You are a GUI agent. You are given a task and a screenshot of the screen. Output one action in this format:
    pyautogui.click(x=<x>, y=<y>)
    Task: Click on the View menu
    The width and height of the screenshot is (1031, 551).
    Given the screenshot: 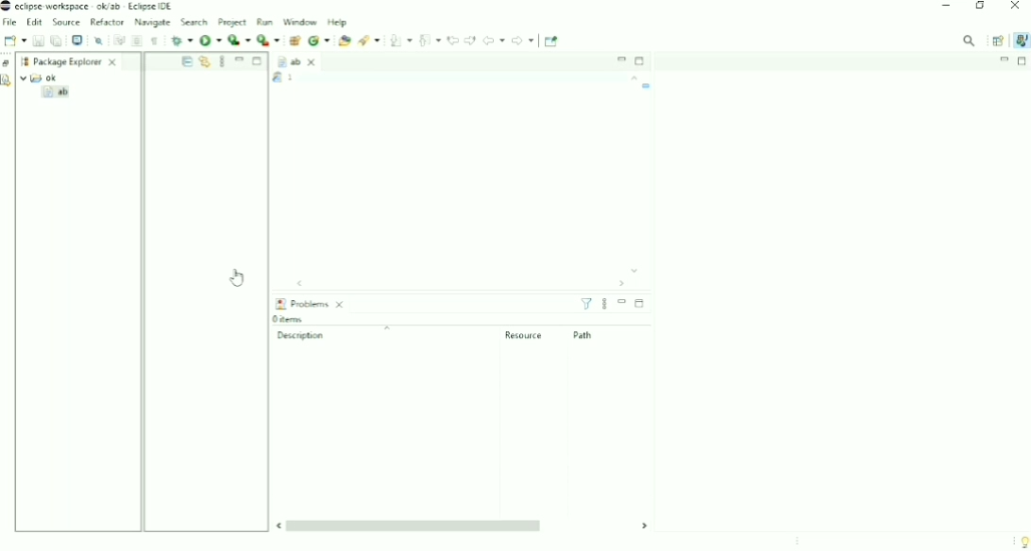 What is the action you would take?
    pyautogui.click(x=604, y=305)
    